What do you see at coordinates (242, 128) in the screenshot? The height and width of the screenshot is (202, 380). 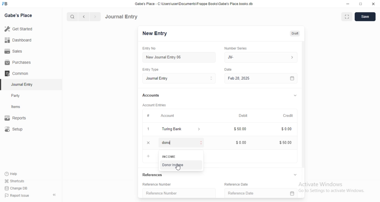 I see `$50.00` at bounding box center [242, 128].